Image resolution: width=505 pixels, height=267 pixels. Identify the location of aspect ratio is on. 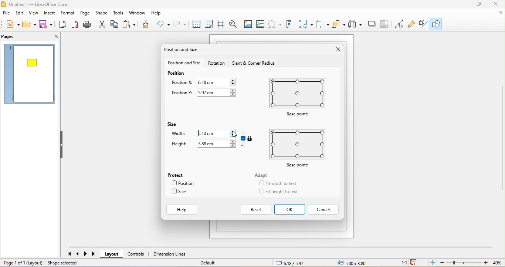
(243, 139).